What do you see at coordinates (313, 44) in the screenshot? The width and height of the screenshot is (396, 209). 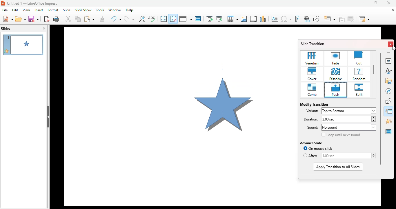 I see `slide transition` at bounding box center [313, 44].